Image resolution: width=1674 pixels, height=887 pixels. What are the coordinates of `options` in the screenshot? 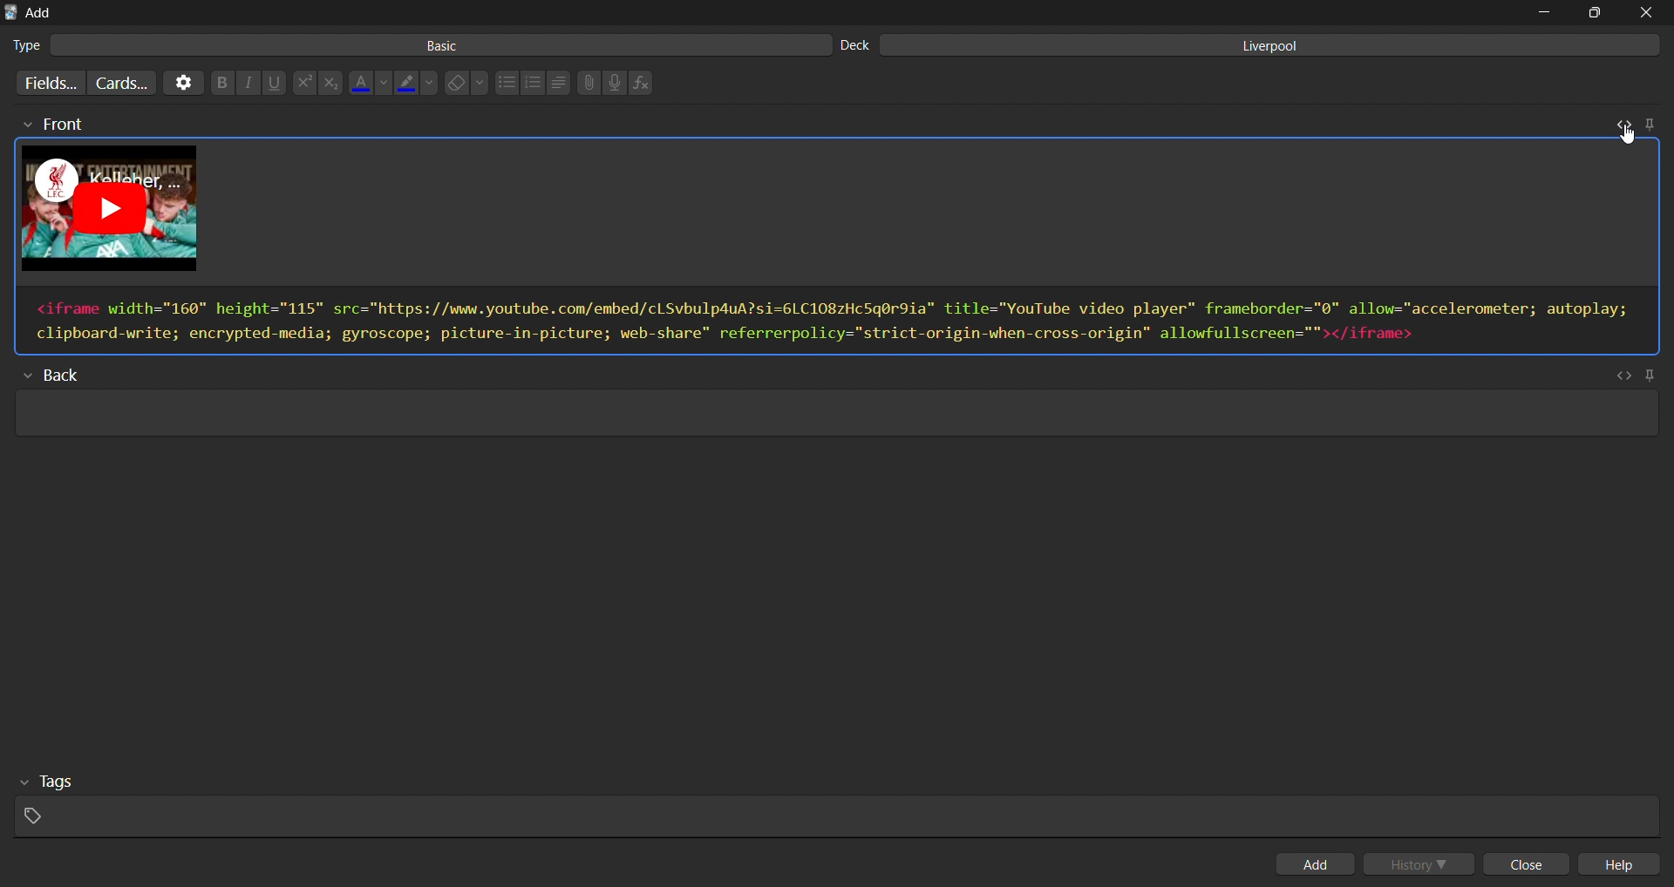 It's located at (181, 83).